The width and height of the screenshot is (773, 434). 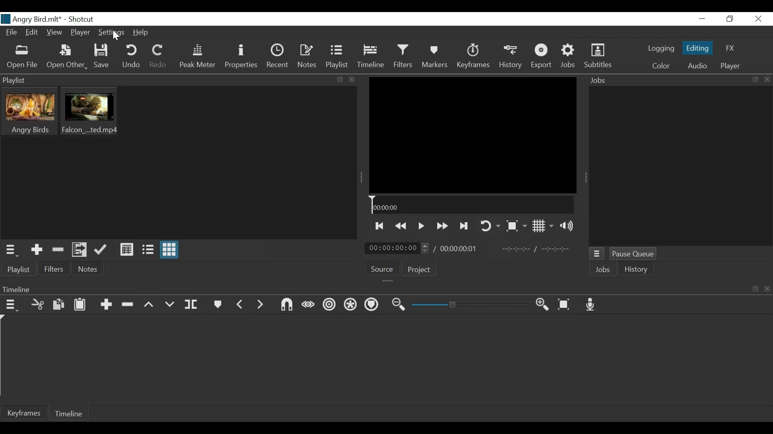 What do you see at coordinates (540, 304) in the screenshot?
I see `Zoom timeline in` at bounding box center [540, 304].